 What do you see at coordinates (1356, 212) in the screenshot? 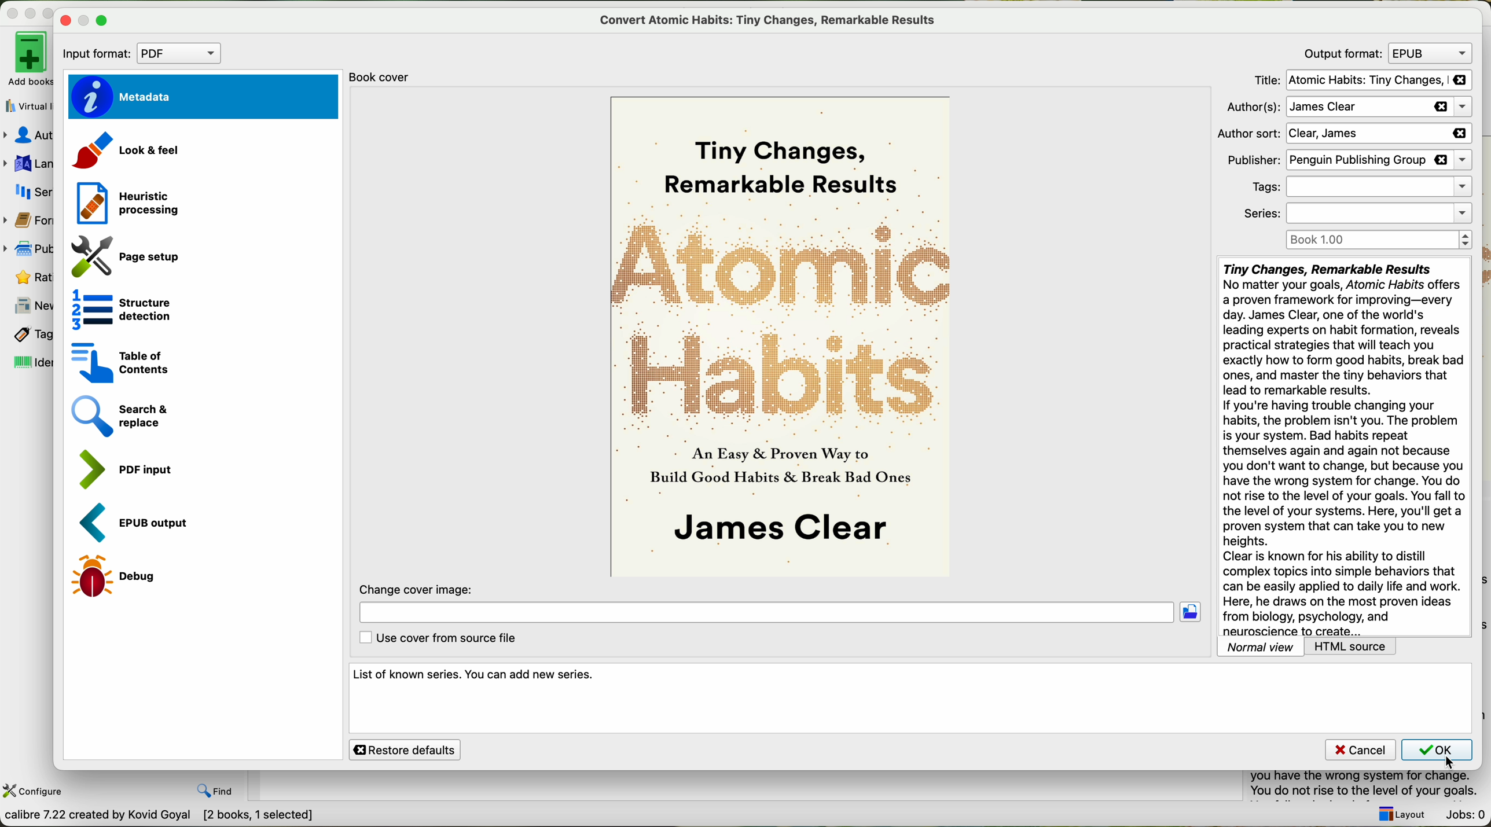
I see `series` at bounding box center [1356, 212].